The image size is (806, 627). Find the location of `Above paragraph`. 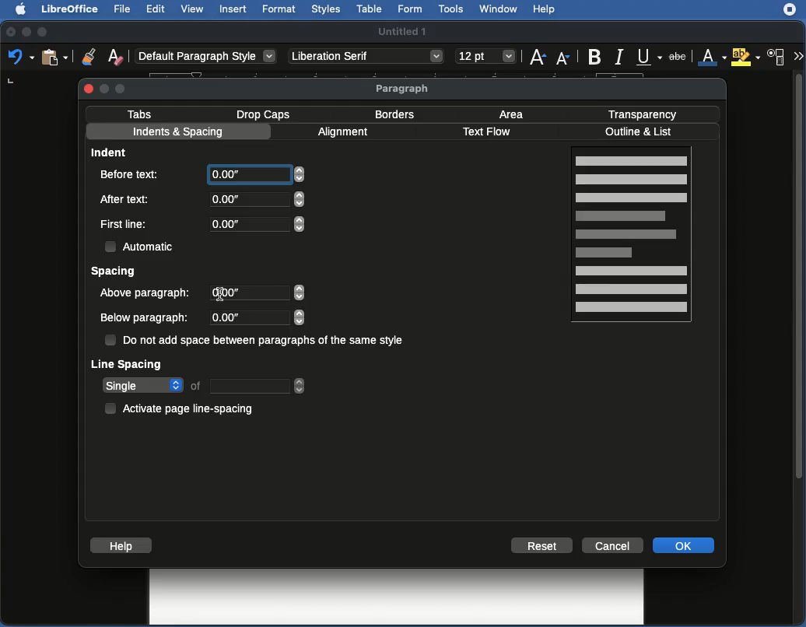

Above paragraph is located at coordinates (147, 292).